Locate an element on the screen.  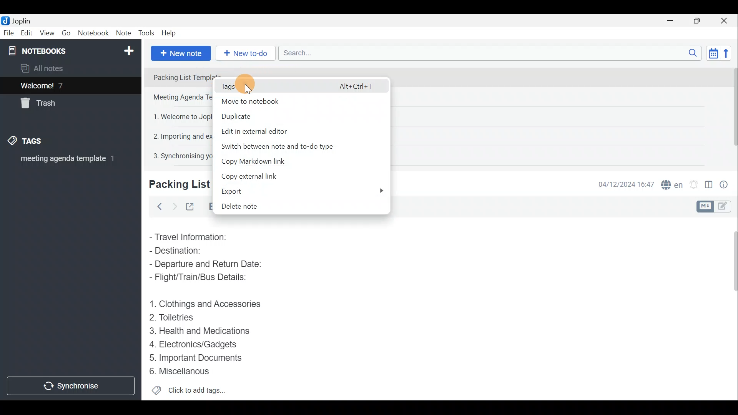
Toggle editors is located at coordinates (706, 206).